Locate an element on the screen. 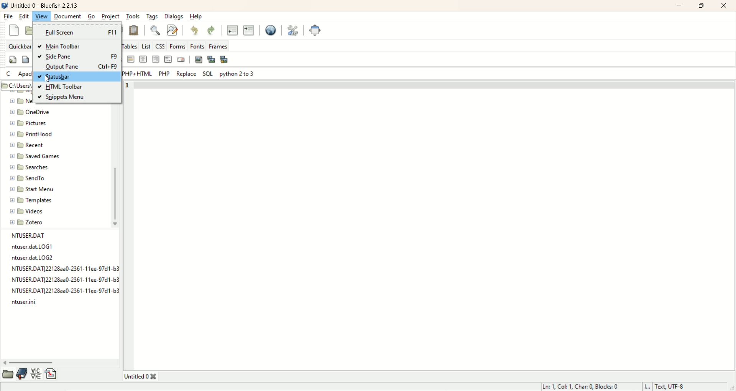  location is located at coordinates (16, 84).